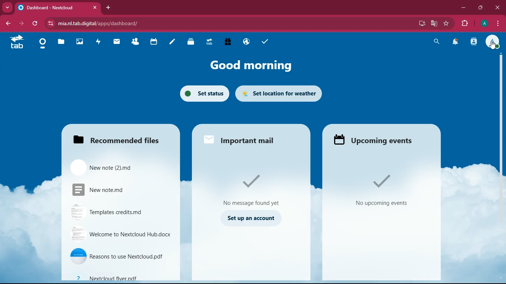 The image size is (506, 284). I want to click on important mail, so click(246, 138).